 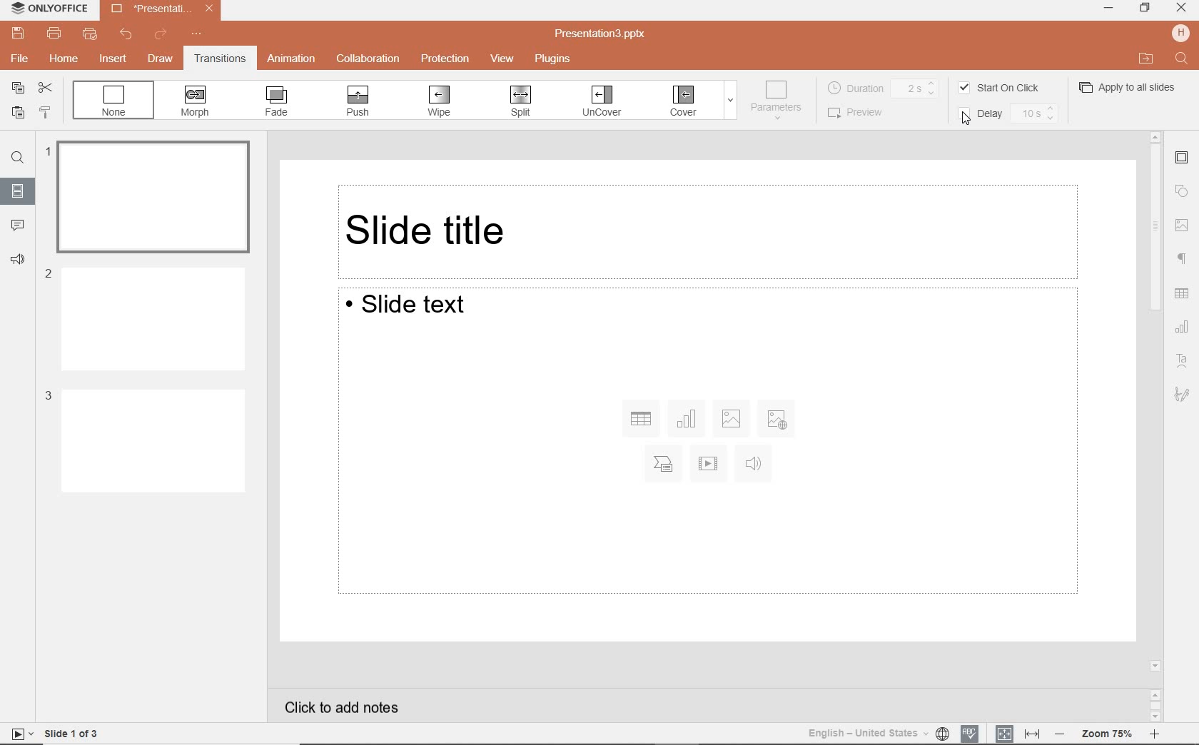 I want to click on transitions, so click(x=219, y=60).